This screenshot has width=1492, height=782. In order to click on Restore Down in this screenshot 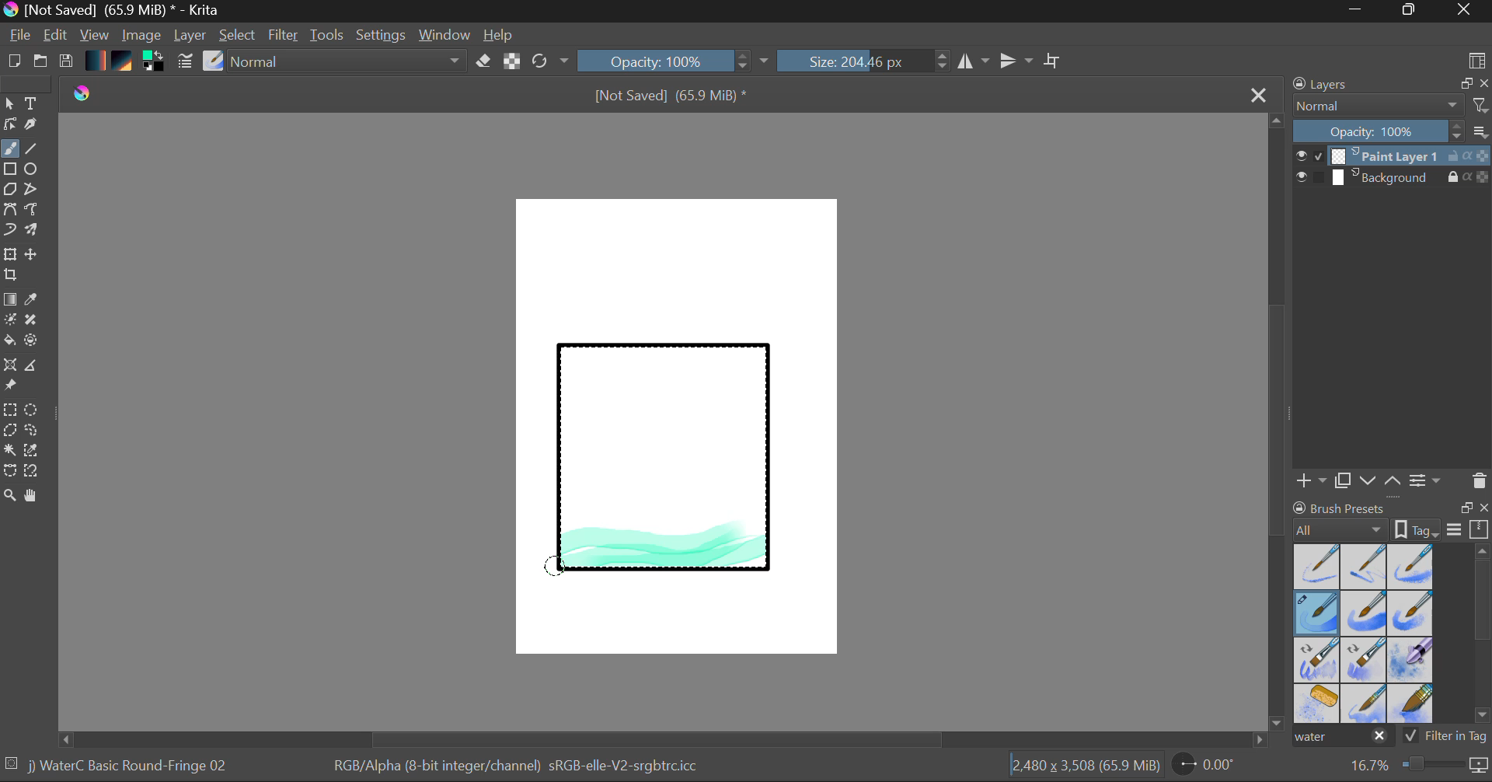, I will do `click(1361, 11)`.